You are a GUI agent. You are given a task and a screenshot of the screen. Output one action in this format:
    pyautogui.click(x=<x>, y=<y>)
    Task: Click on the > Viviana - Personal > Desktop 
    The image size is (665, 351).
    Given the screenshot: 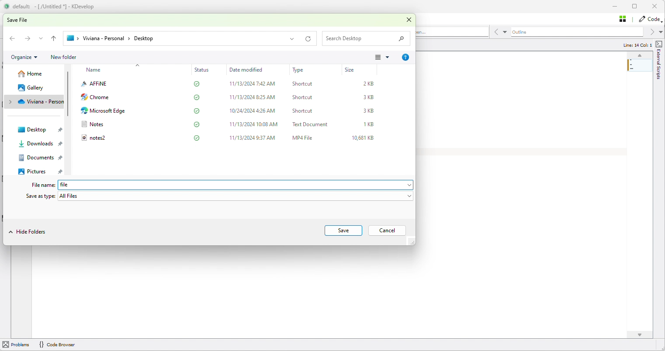 What is the action you would take?
    pyautogui.click(x=180, y=39)
    